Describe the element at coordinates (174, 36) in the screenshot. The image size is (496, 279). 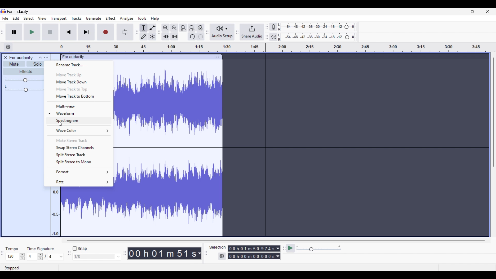
I see `Silence audio selection ` at that location.